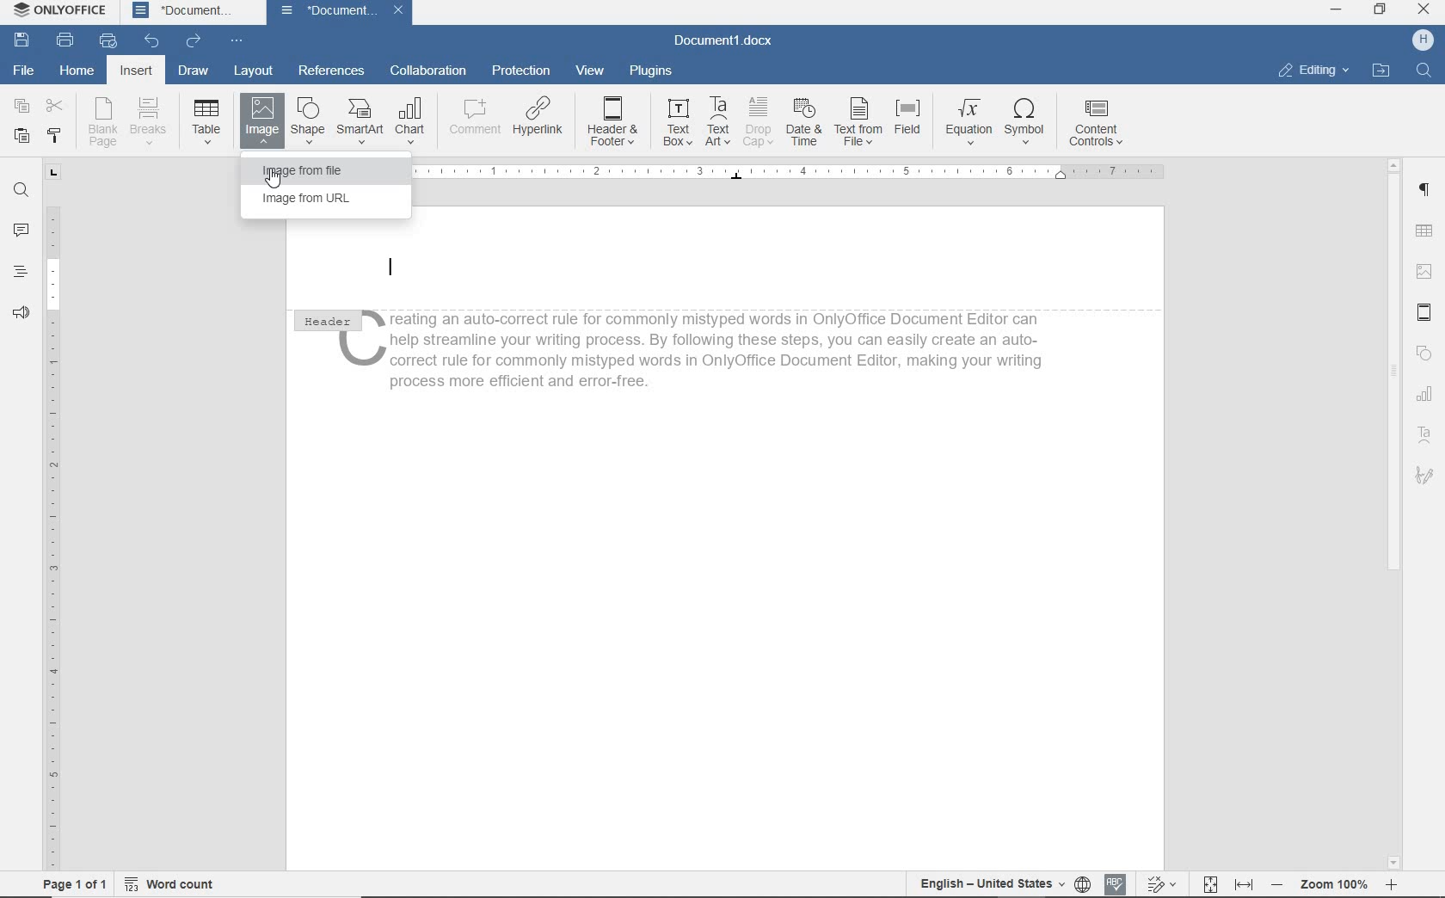 This screenshot has width=1445, height=898. What do you see at coordinates (1425, 434) in the screenshot?
I see `text area` at bounding box center [1425, 434].